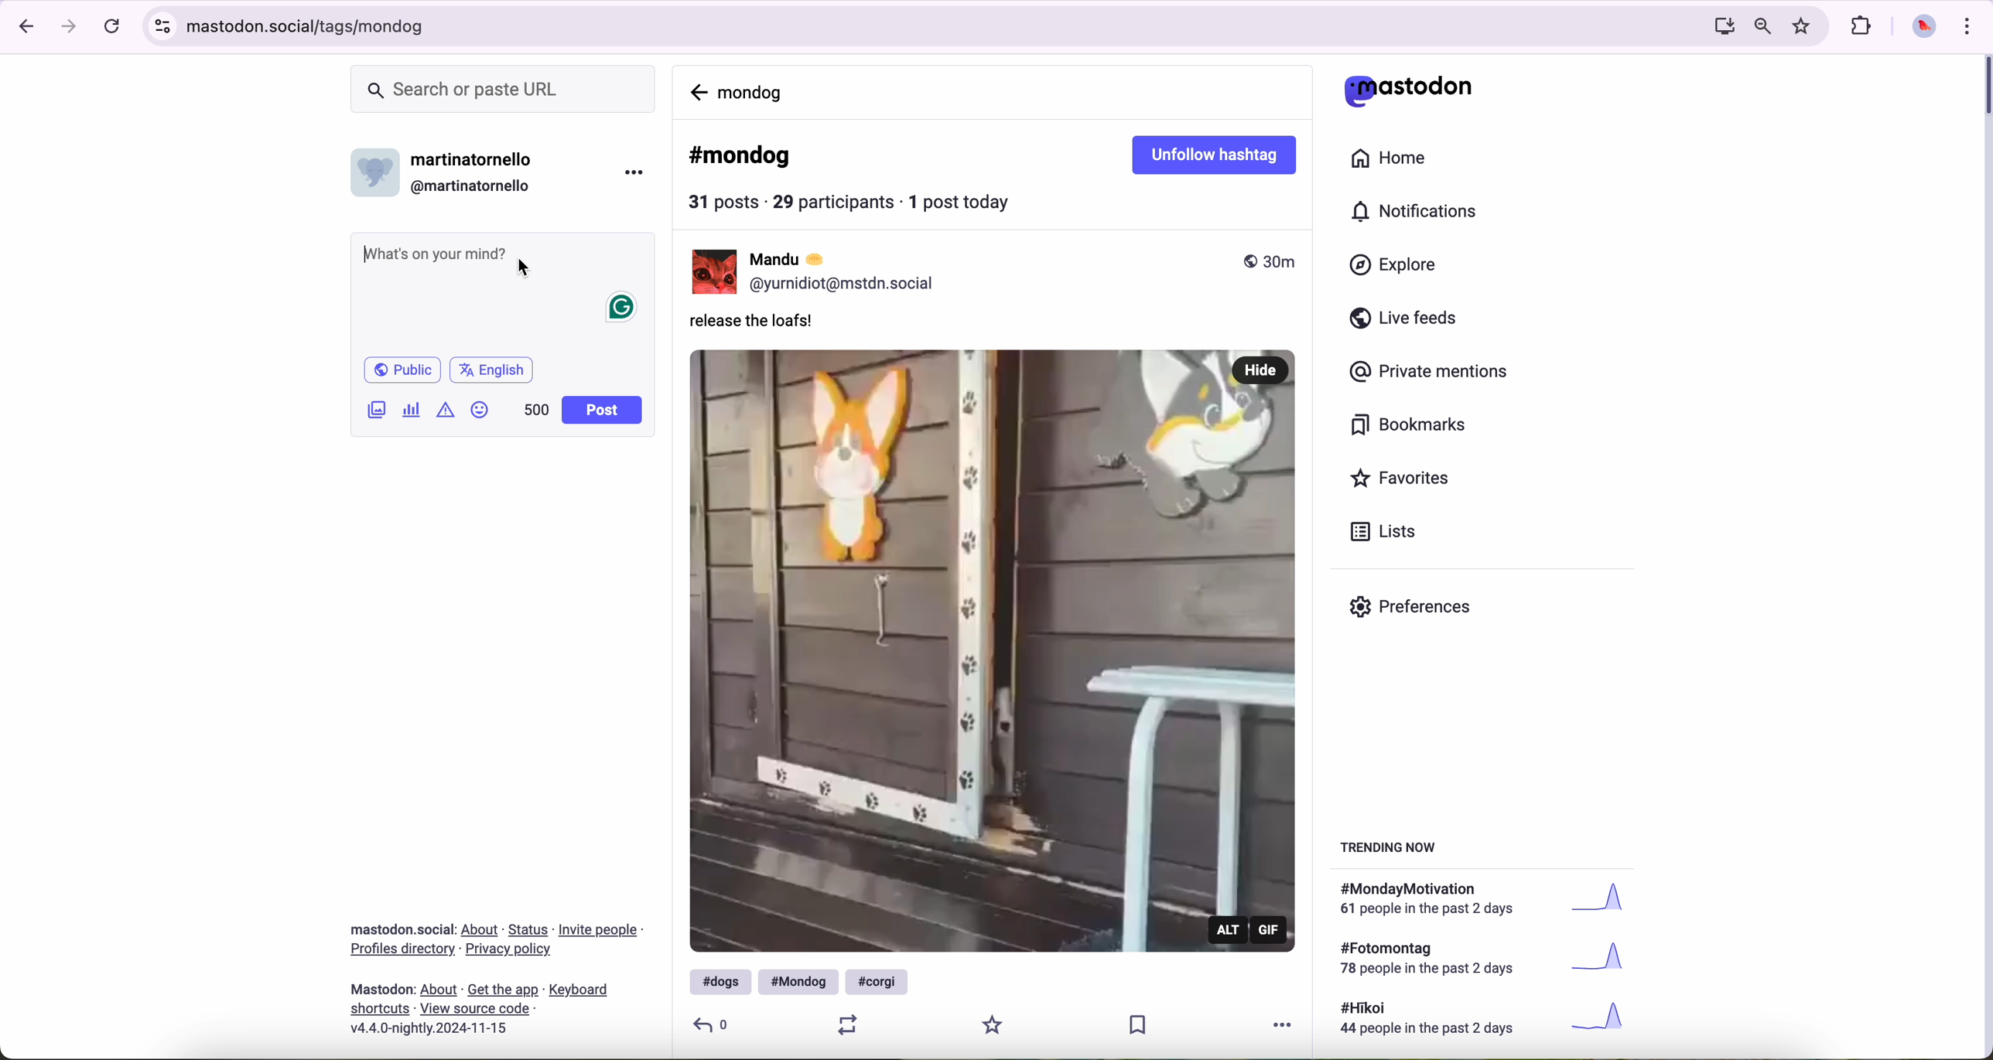  What do you see at coordinates (1803, 26) in the screenshot?
I see `favorites` at bounding box center [1803, 26].